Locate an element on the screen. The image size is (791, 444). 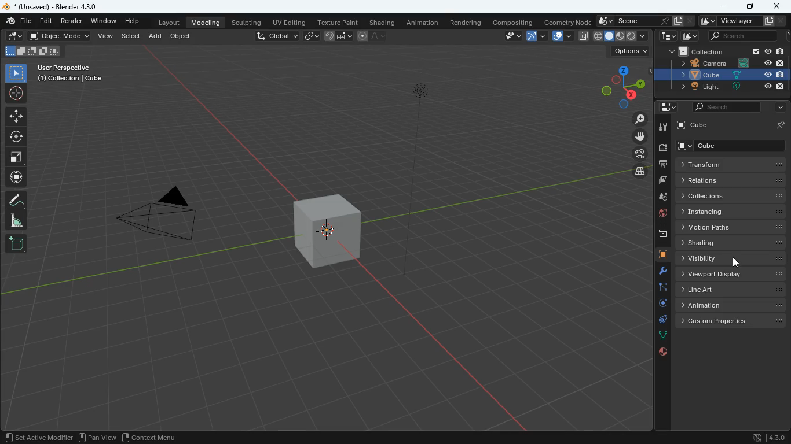
search is located at coordinates (720, 107).